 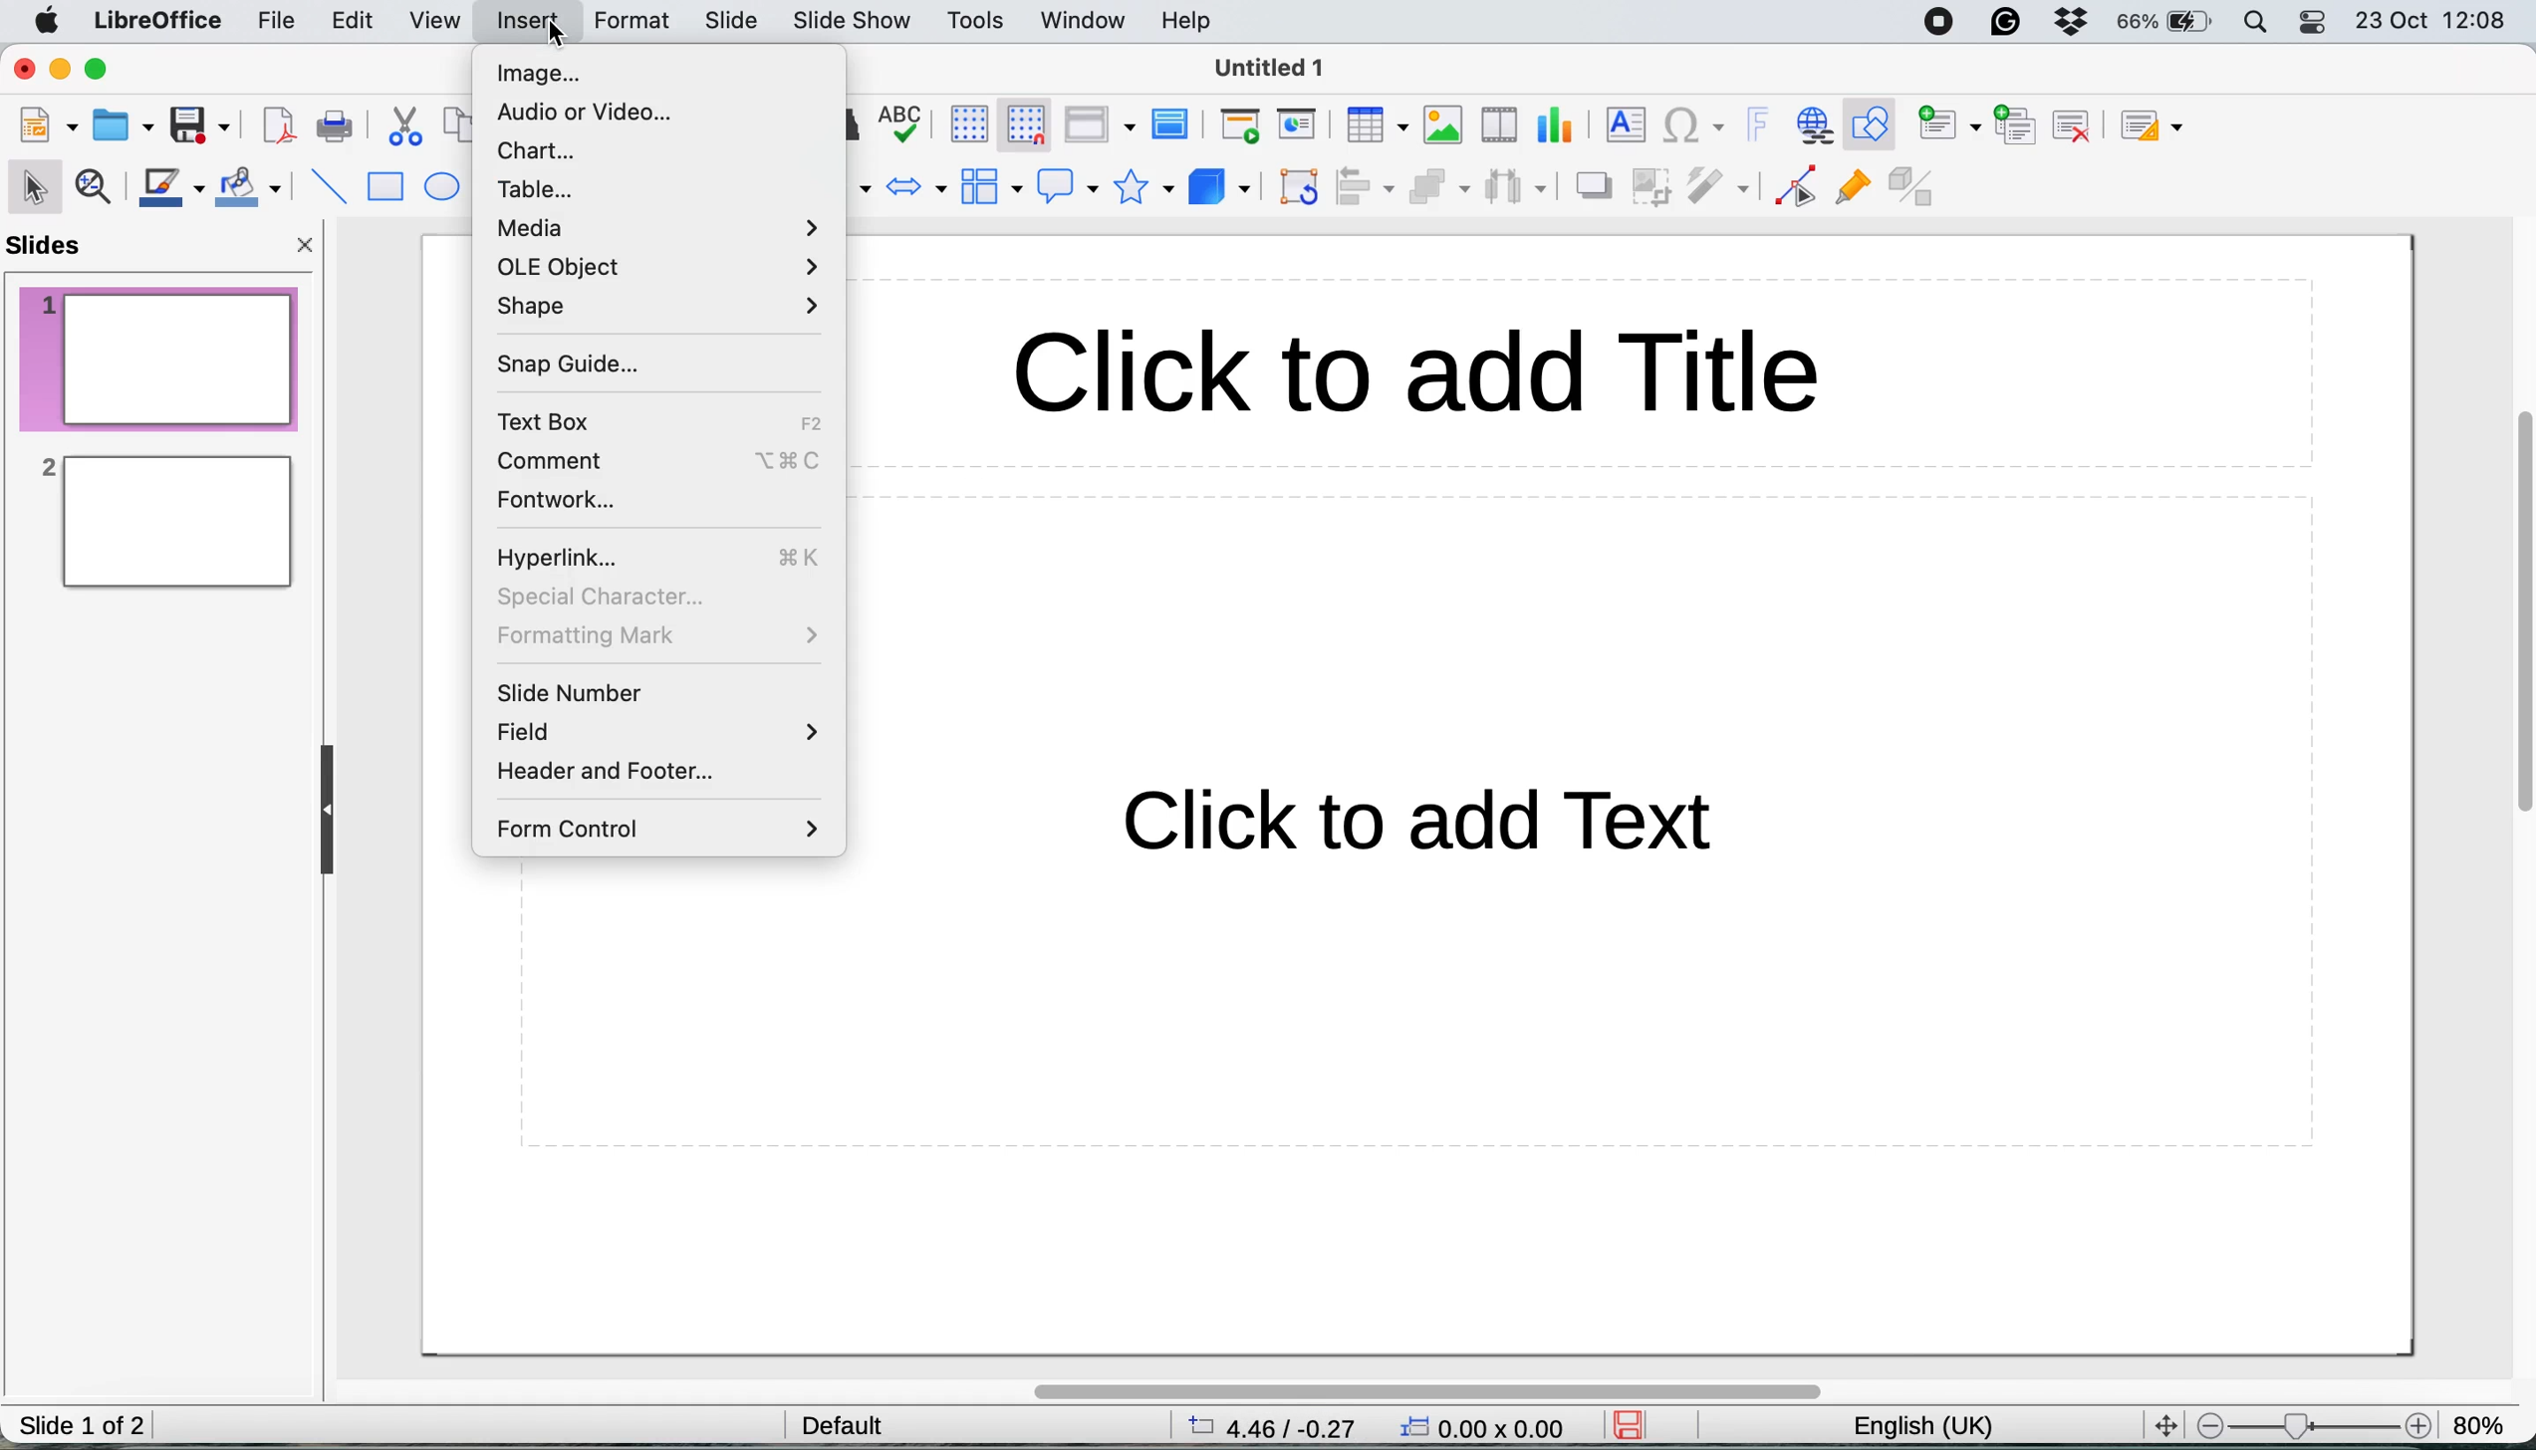 What do you see at coordinates (1695, 126) in the screenshot?
I see `insert special character` at bounding box center [1695, 126].